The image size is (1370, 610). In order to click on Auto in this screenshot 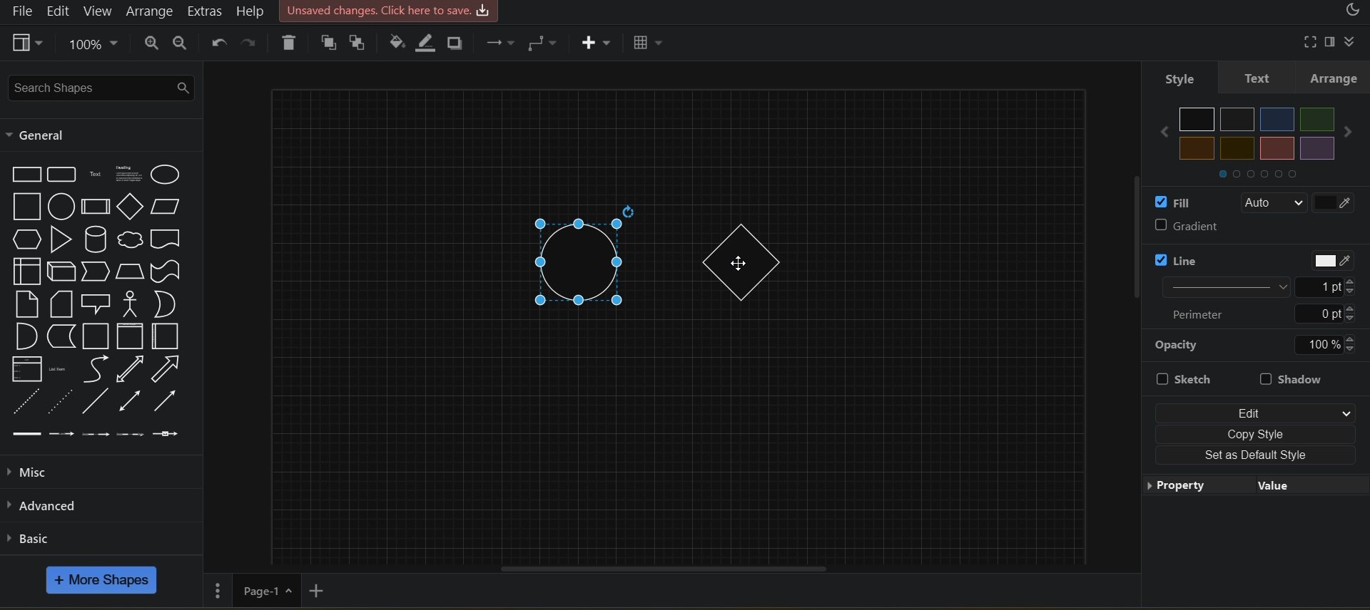, I will do `click(1267, 201)`.